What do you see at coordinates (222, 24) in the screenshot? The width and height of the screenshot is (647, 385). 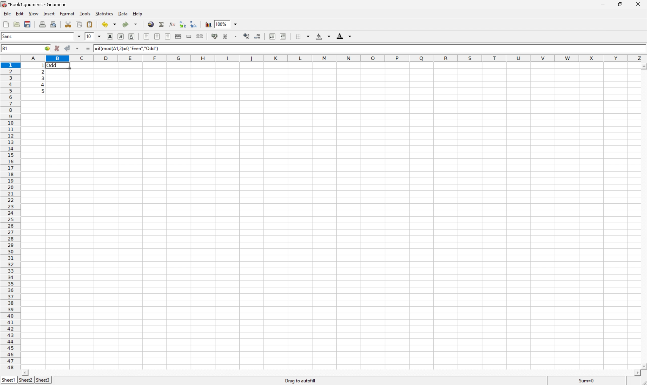 I see `100%` at bounding box center [222, 24].